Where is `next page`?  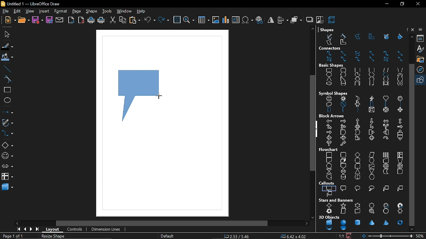
next page is located at coordinates (30, 230).